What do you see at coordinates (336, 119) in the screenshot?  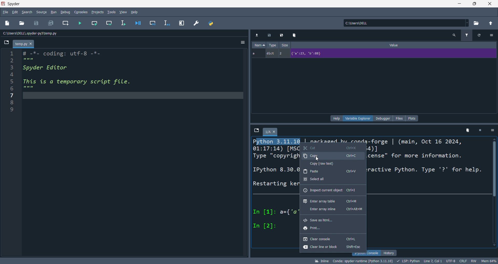 I see `help` at bounding box center [336, 119].